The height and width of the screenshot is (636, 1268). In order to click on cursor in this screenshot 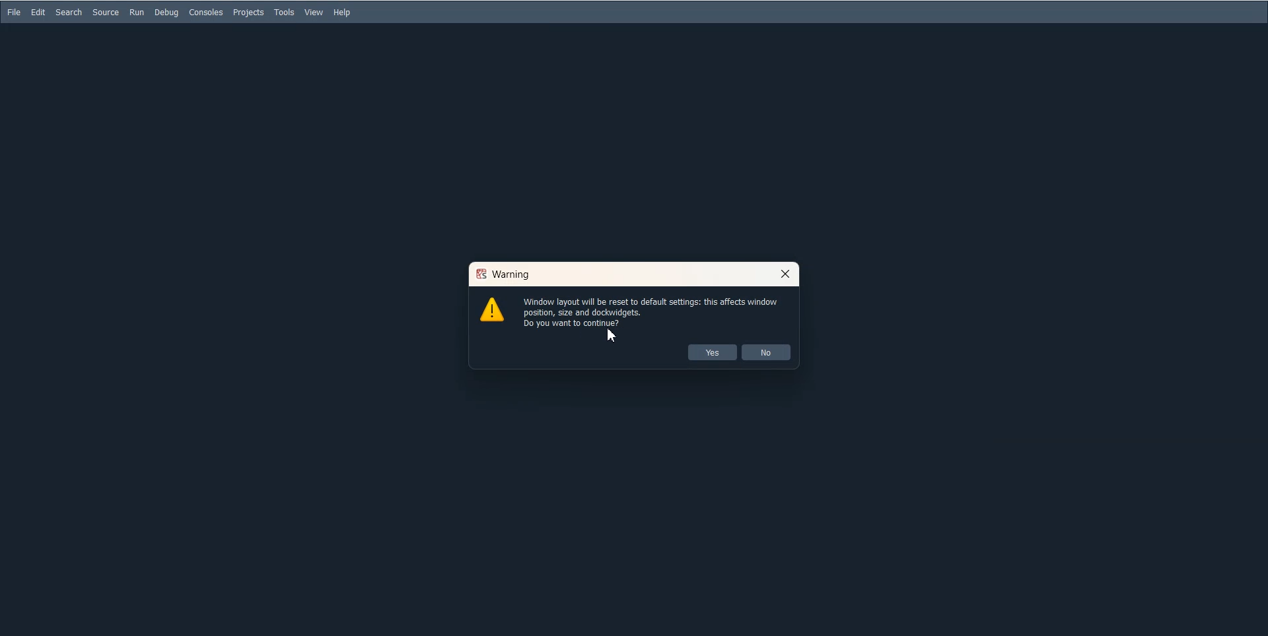, I will do `click(612, 336)`.